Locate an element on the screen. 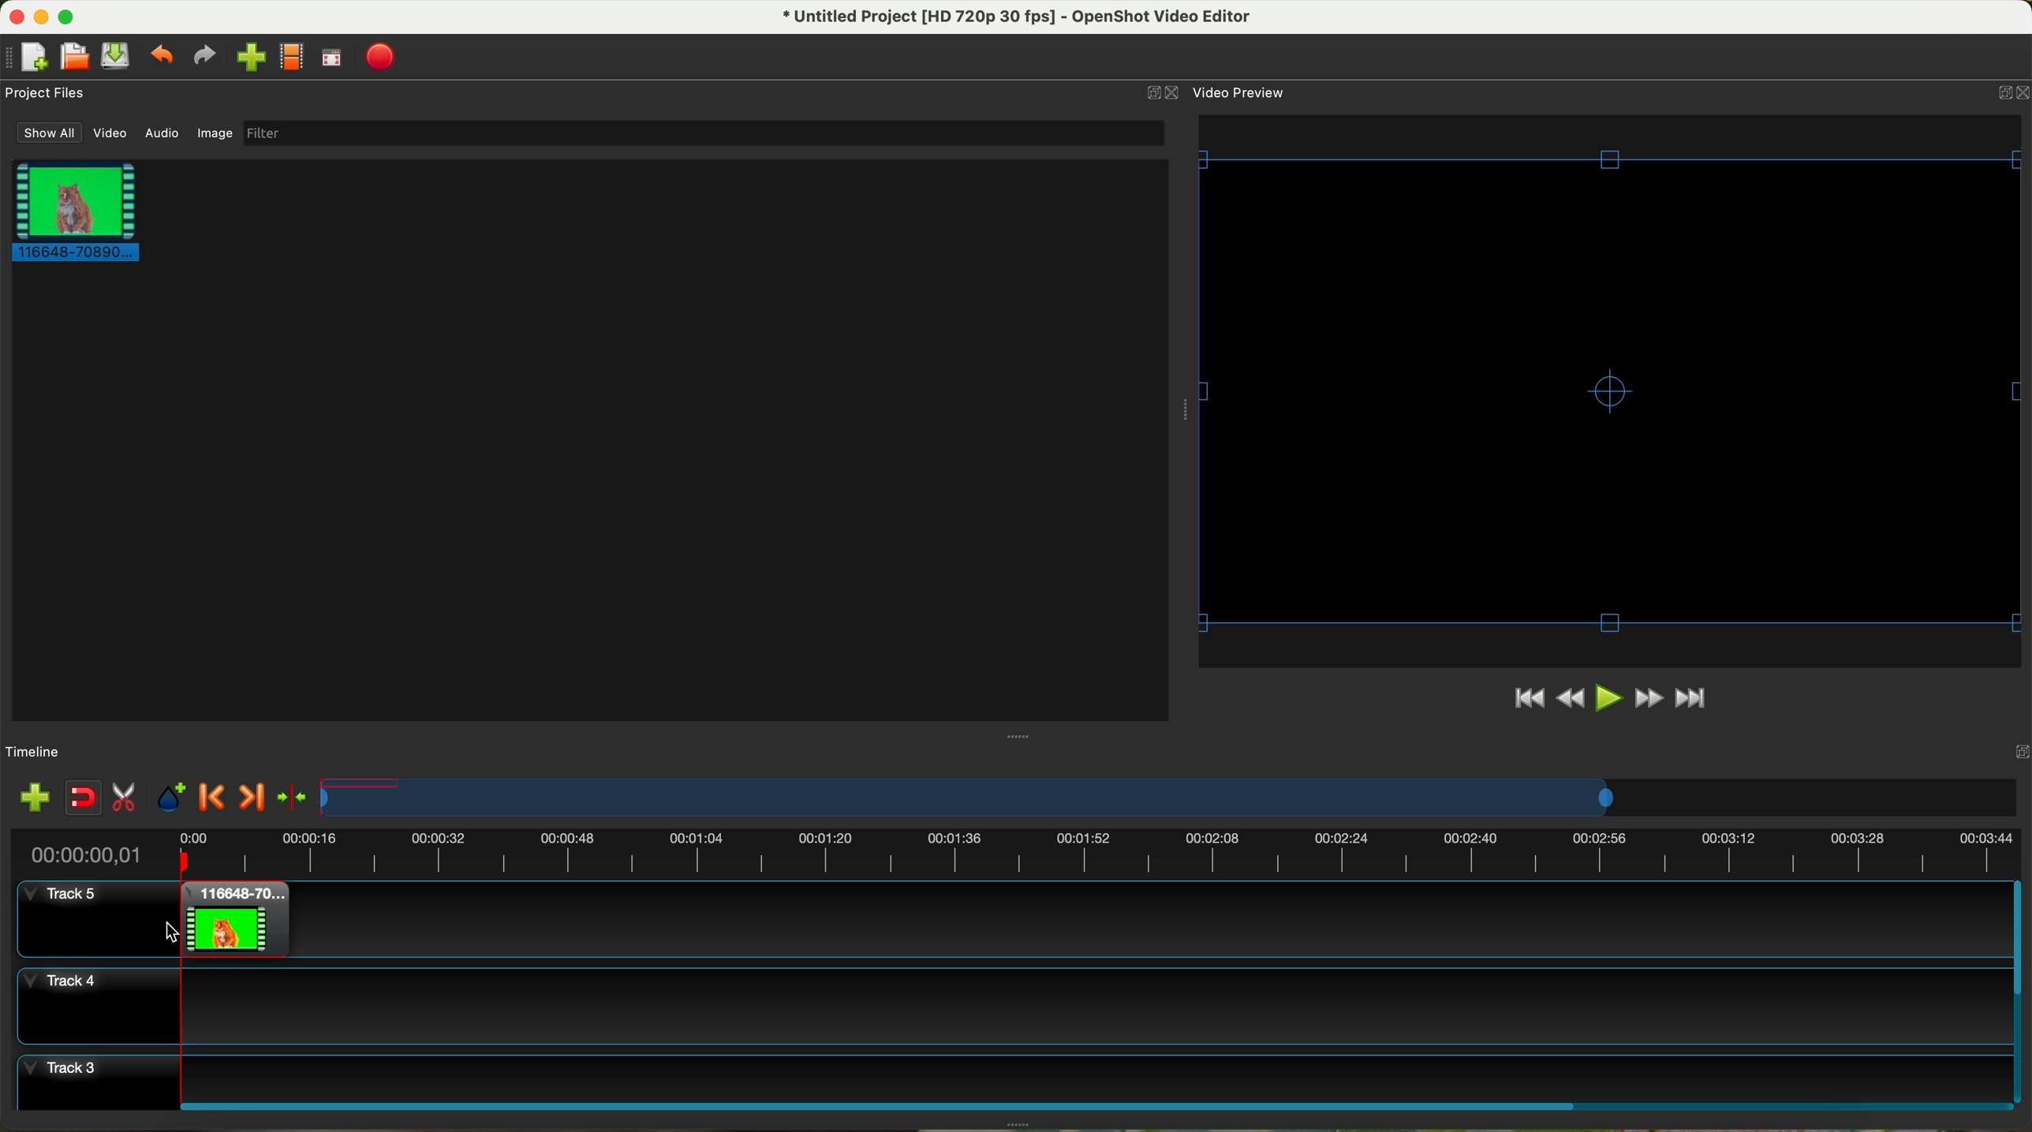 This screenshot has height=1132, width=2032. clip is located at coordinates (71, 211).